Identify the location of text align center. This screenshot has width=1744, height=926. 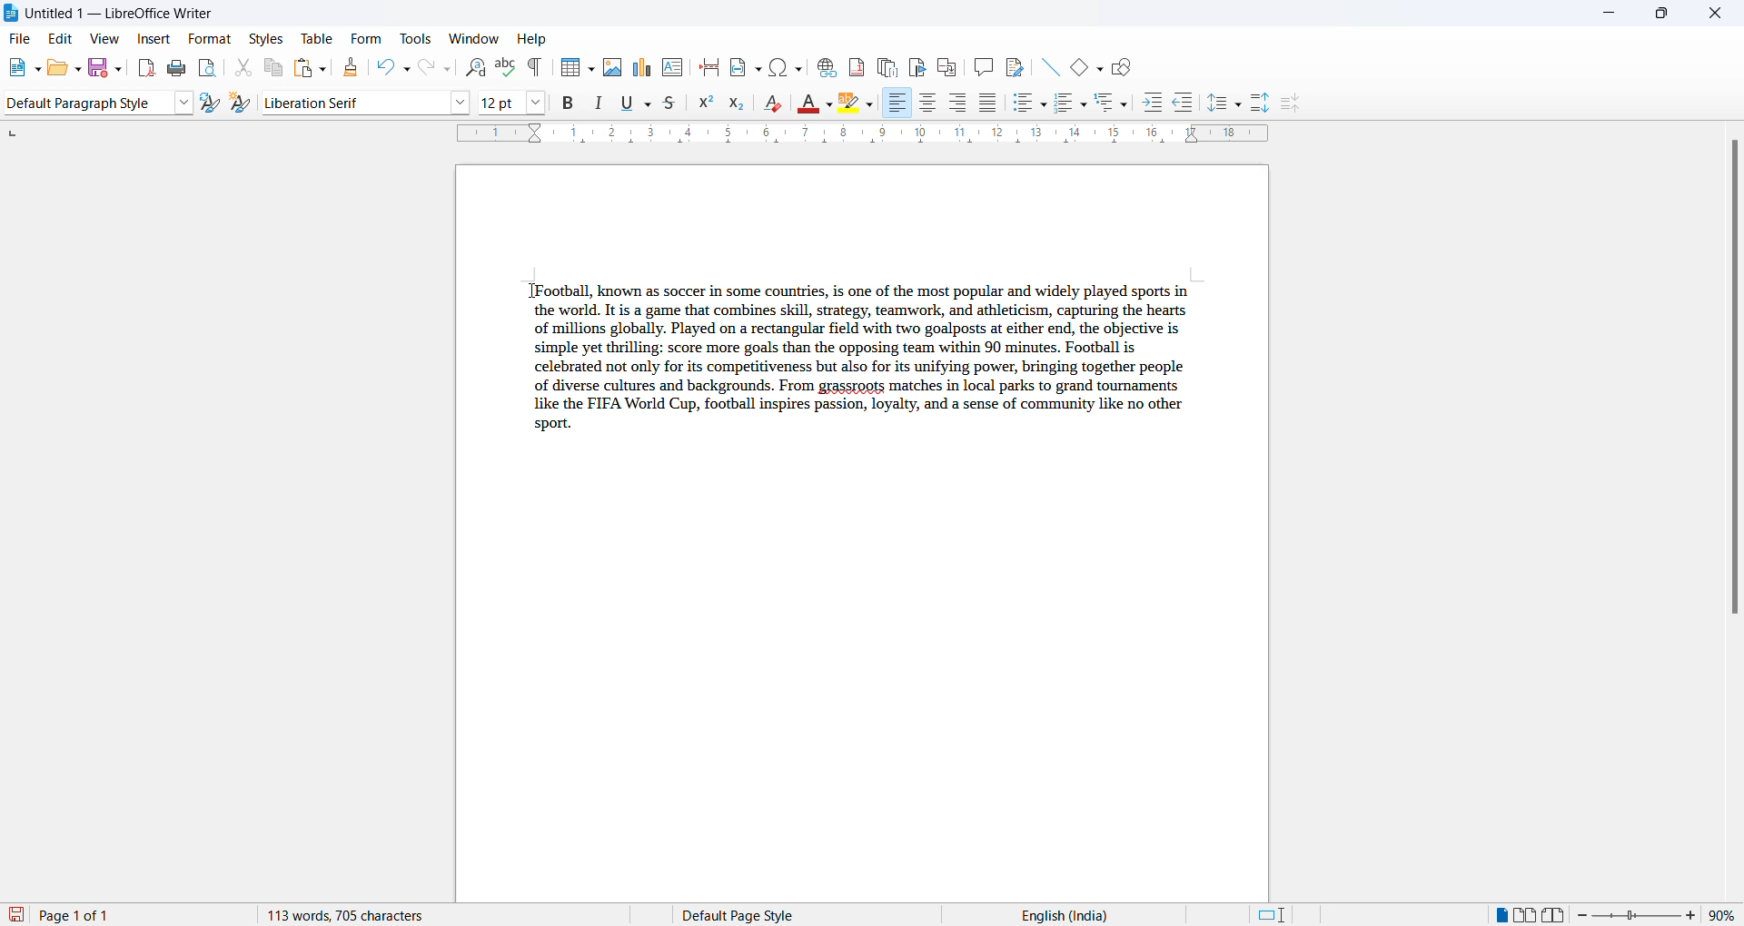
(928, 103).